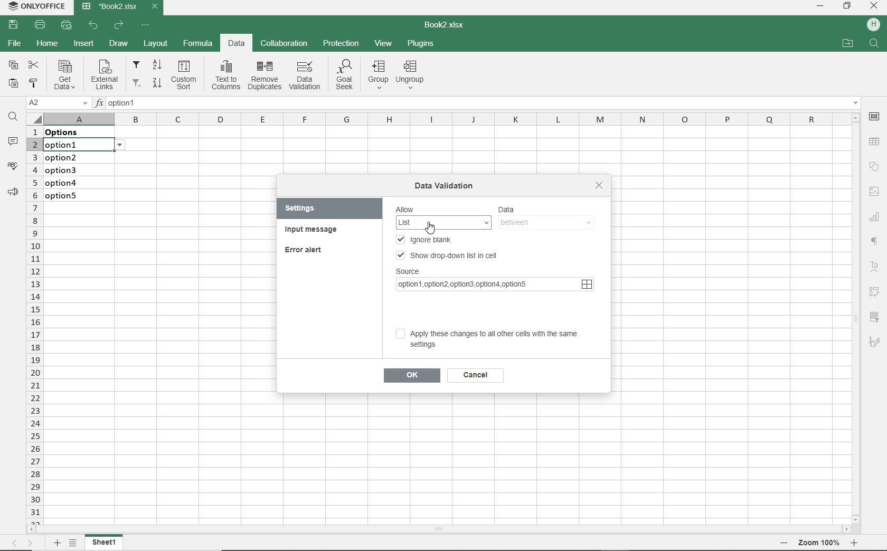  Describe the element at coordinates (431, 228) in the screenshot. I see `Cursor` at that location.